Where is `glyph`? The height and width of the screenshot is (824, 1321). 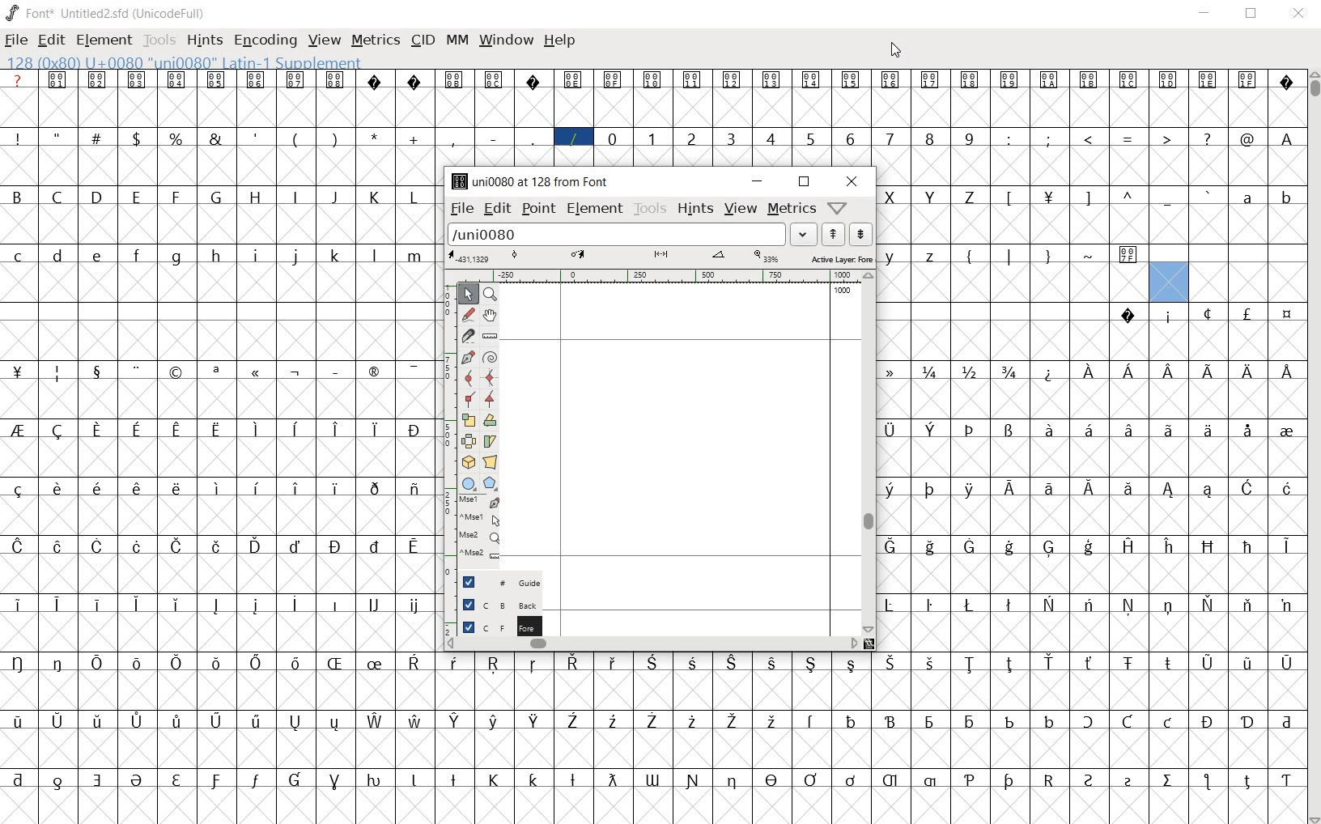 glyph is located at coordinates (219, 488).